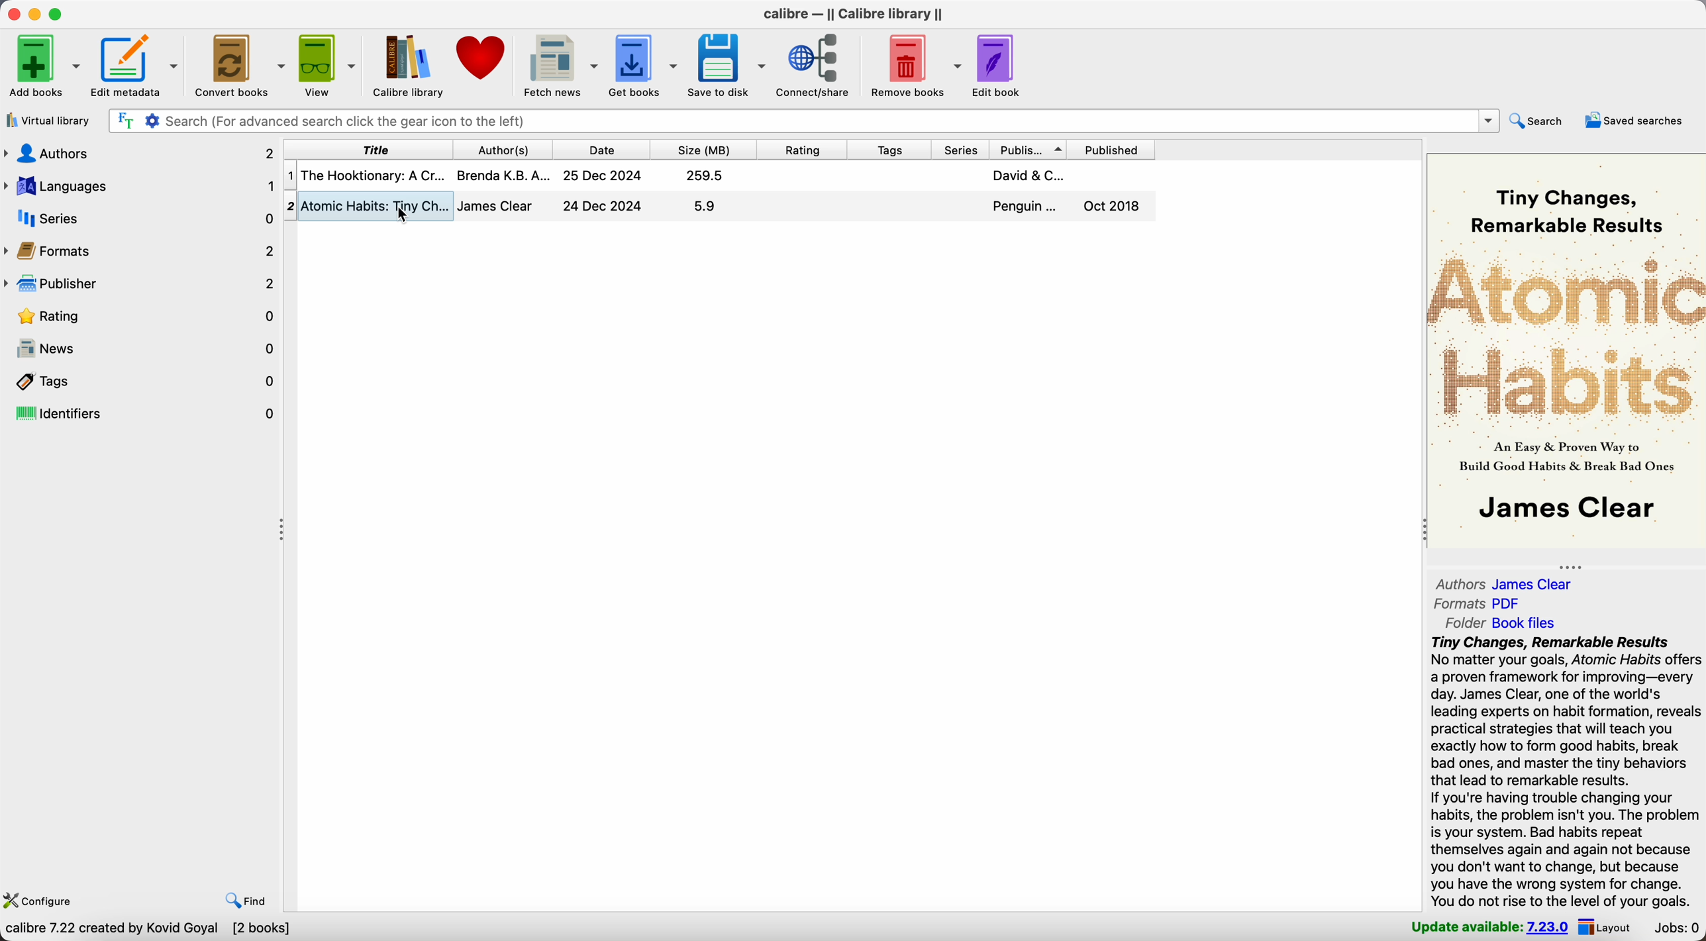  I want to click on Tiny Changes, Remarkable Results

No matter your goals, Atomic Habits offers
a proven framework for improving—every
day. James Clear, one of the world's
leading experts on habit formation, reveals
practical strategies that will teach you
exactly how to form good habits, break
bad ones, and master the tiny behaviors
that lead to remarkable results.

If you're having trouble changing your
habits, the problem isn't you. The problem
is your system. Bad habits repeat
themselves again and again not because
you don't want to change, but because
you have the wrong system for change.
You do not rise to the level of your goals., so click(1565, 773).